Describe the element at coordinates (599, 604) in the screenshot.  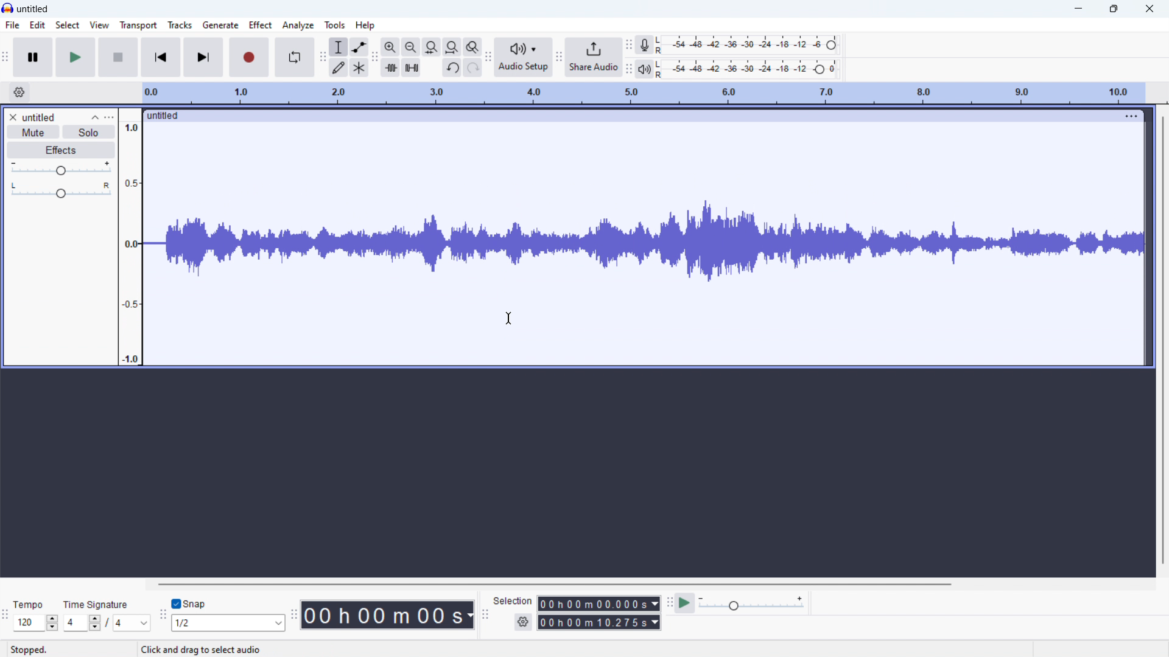
I see `start time` at that location.